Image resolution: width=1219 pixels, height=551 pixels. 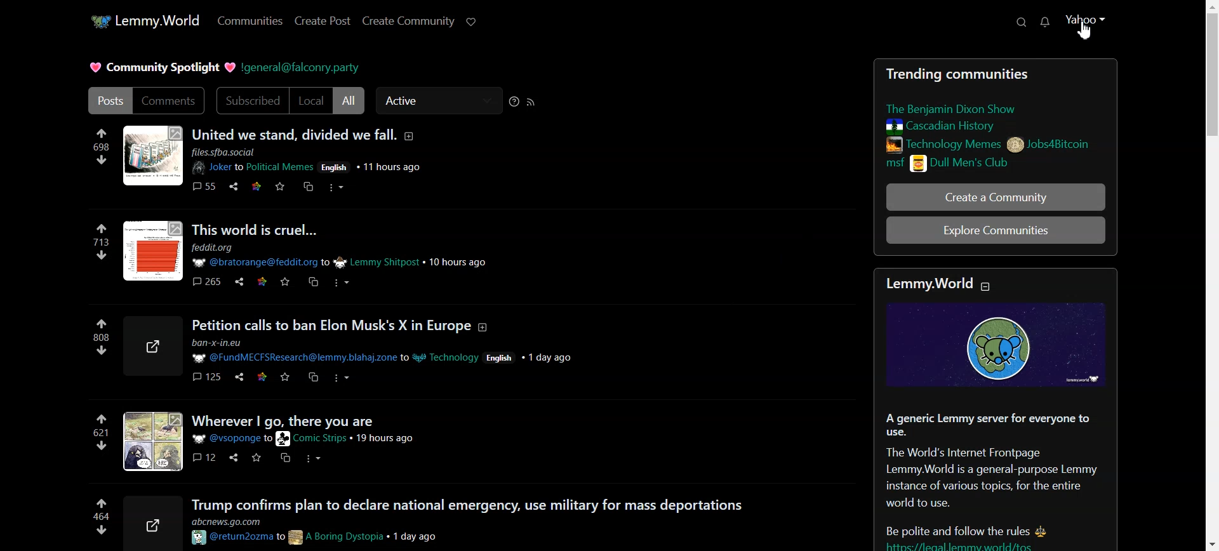 I want to click on usernames, so click(x=284, y=537).